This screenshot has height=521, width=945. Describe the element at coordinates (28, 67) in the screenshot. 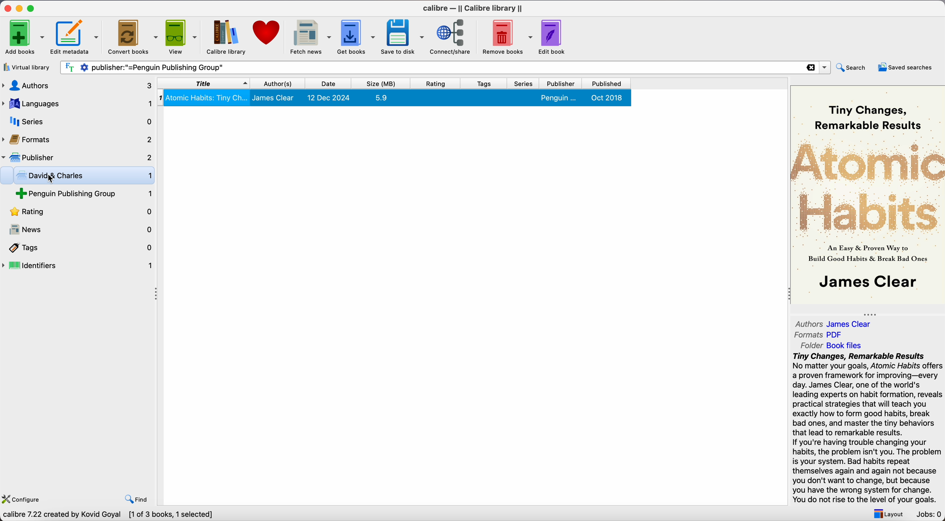

I see `virtual library` at that location.